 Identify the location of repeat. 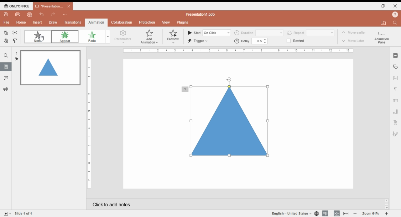
(310, 33).